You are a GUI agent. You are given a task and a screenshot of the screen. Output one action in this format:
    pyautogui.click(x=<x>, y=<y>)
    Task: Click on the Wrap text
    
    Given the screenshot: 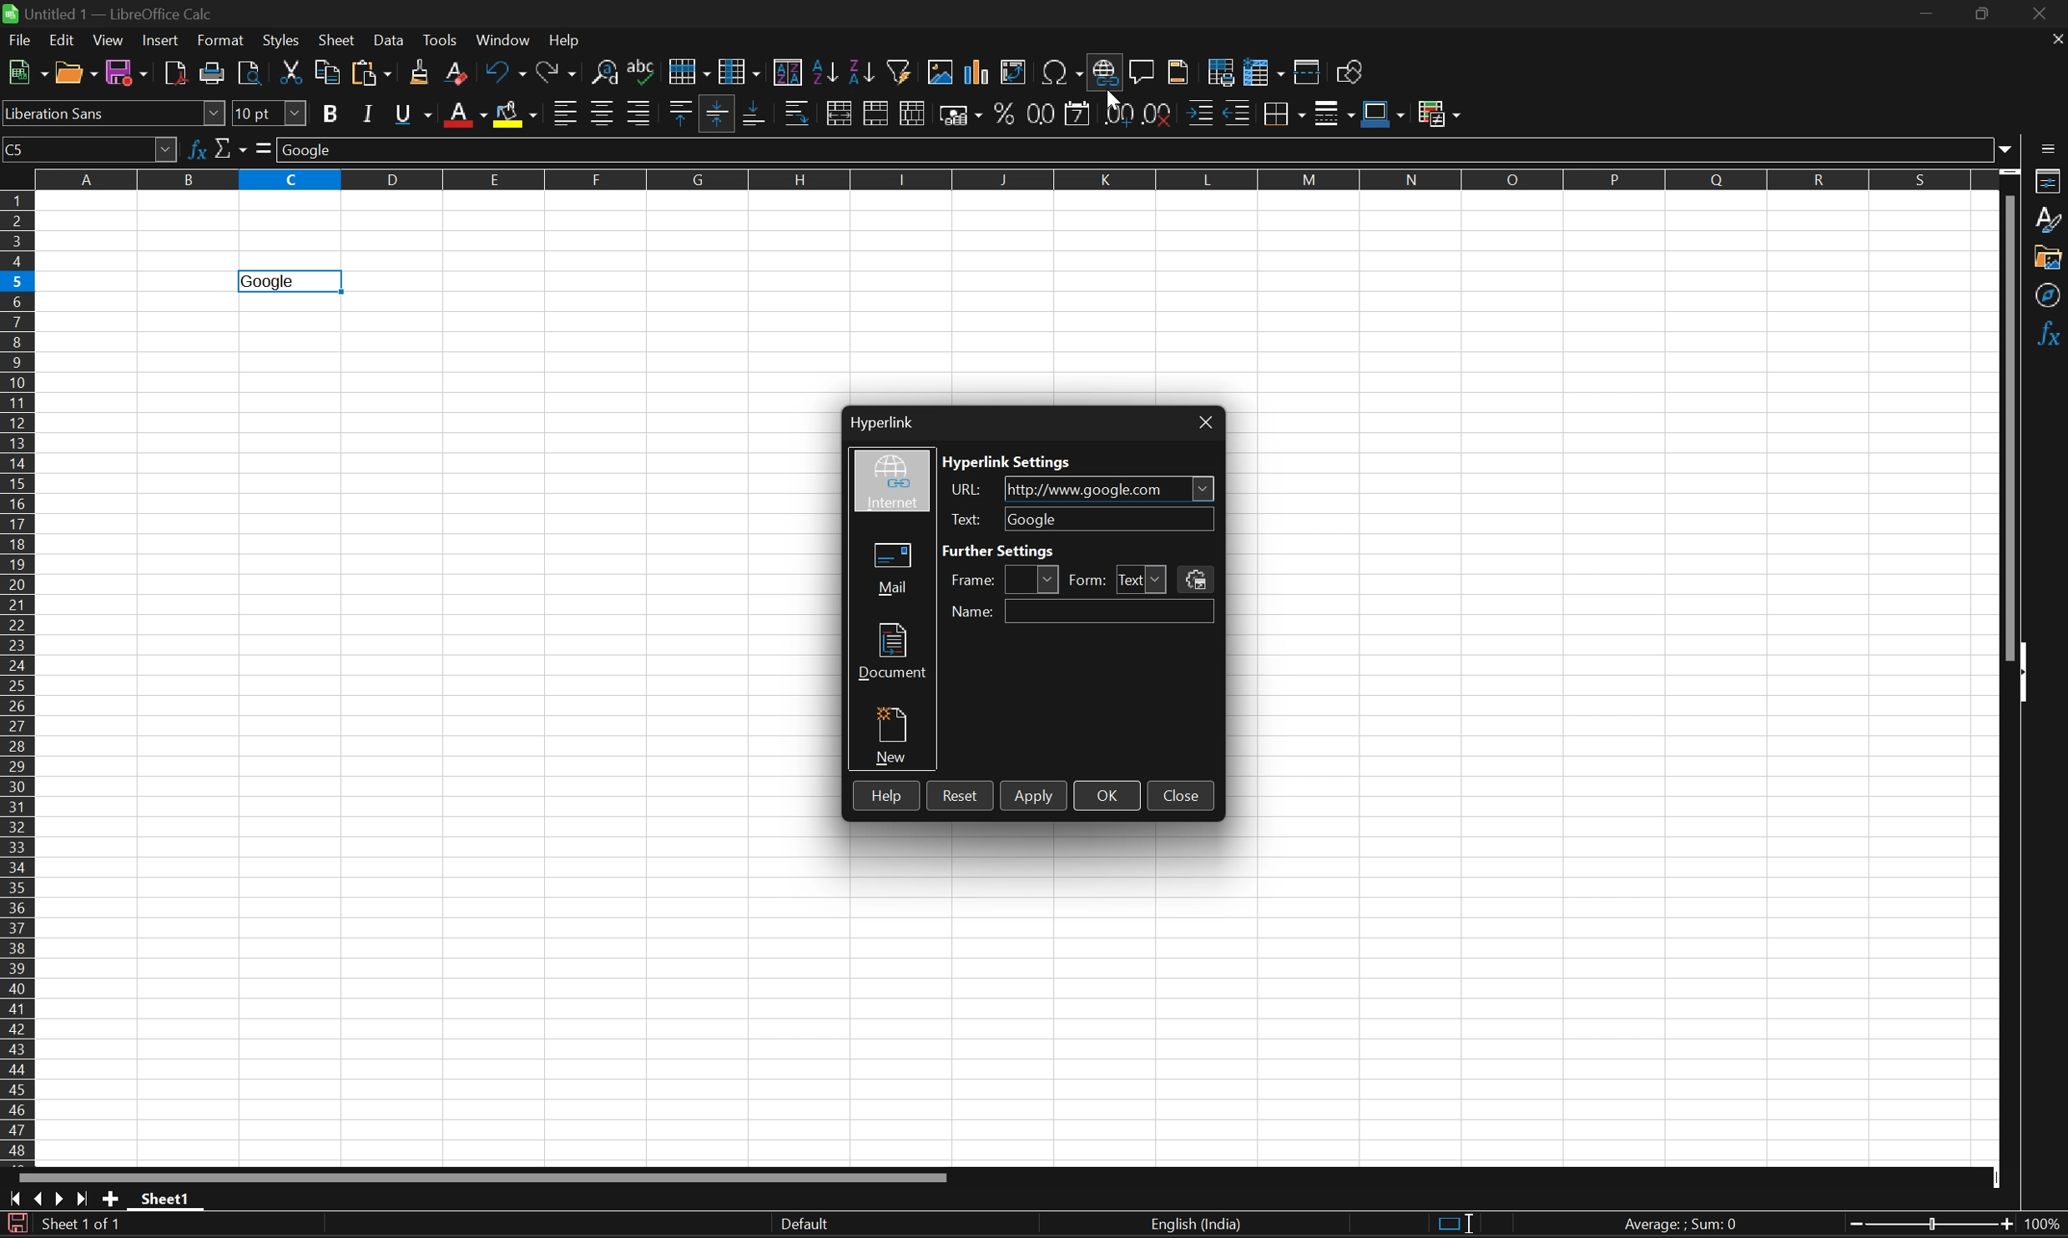 What is the action you would take?
    pyautogui.click(x=799, y=113)
    